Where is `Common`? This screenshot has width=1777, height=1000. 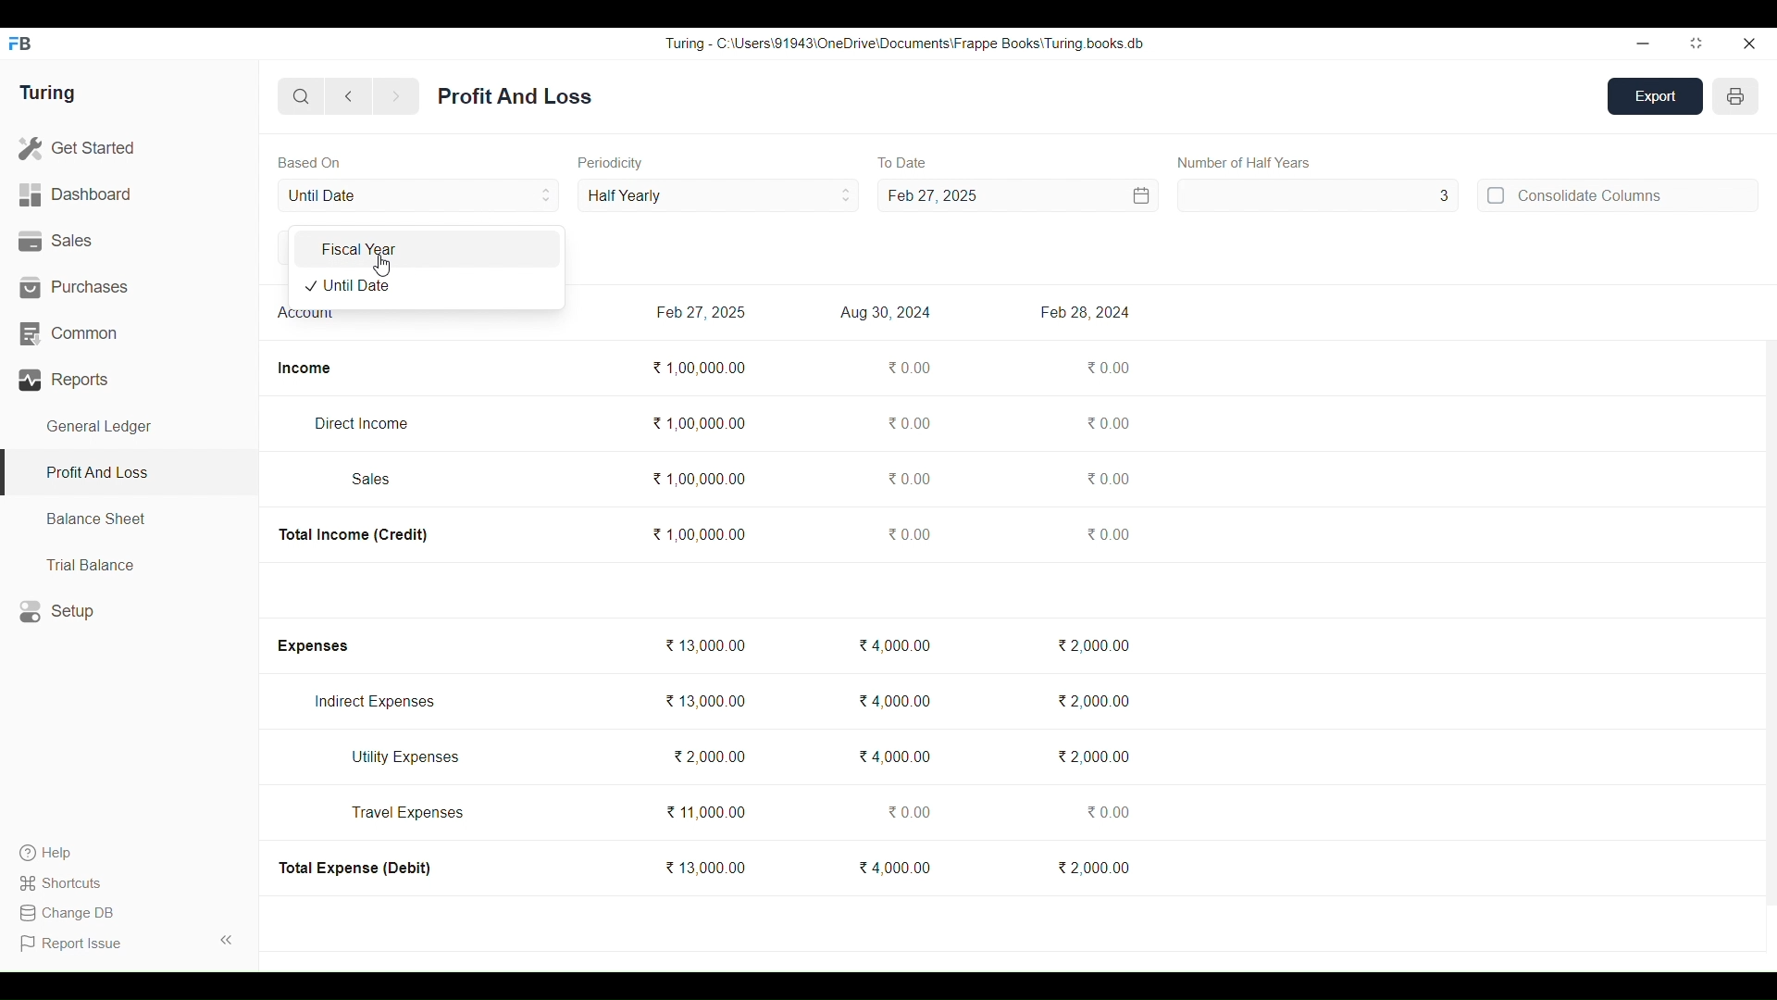 Common is located at coordinates (129, 334).